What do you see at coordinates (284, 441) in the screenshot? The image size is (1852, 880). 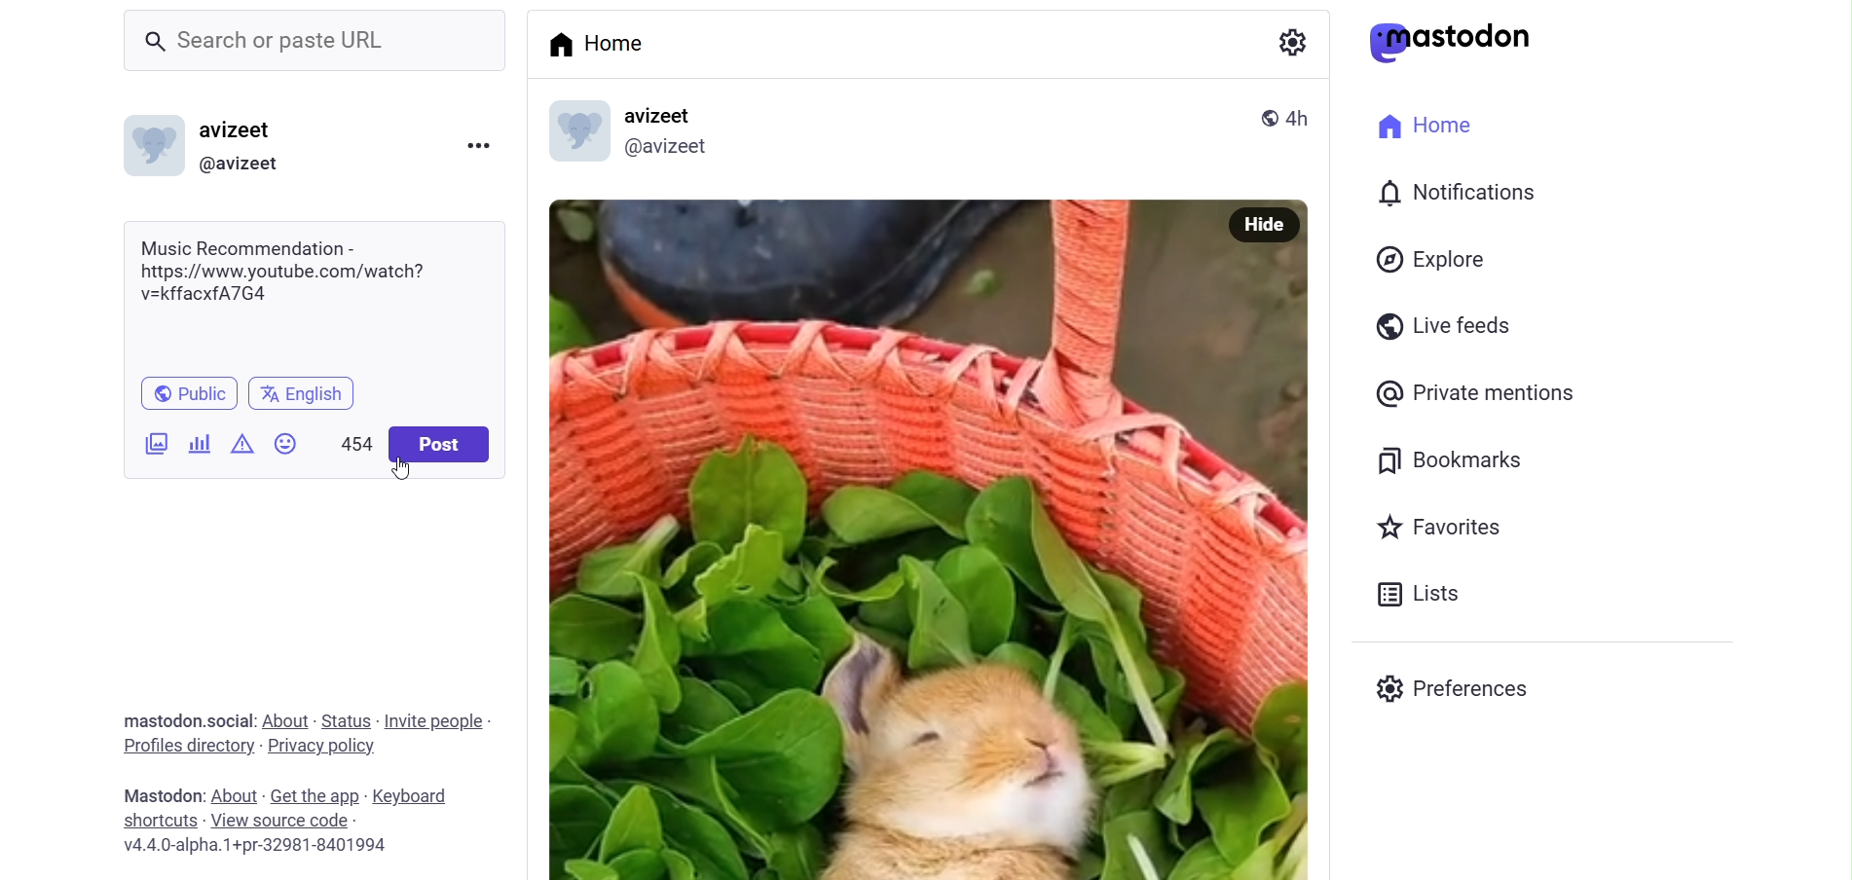 I see `Emojis` at bounding box center [284, 441].